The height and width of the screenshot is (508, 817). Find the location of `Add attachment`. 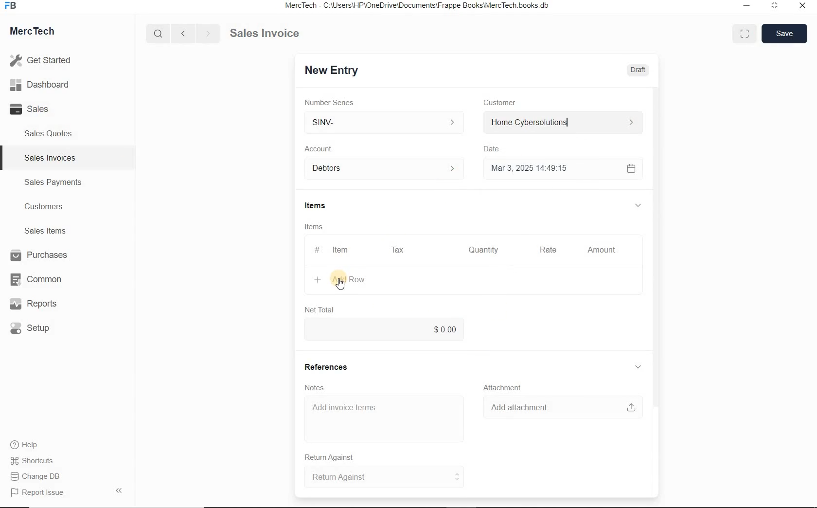

Add attachment is located at coordinates (563, 407).